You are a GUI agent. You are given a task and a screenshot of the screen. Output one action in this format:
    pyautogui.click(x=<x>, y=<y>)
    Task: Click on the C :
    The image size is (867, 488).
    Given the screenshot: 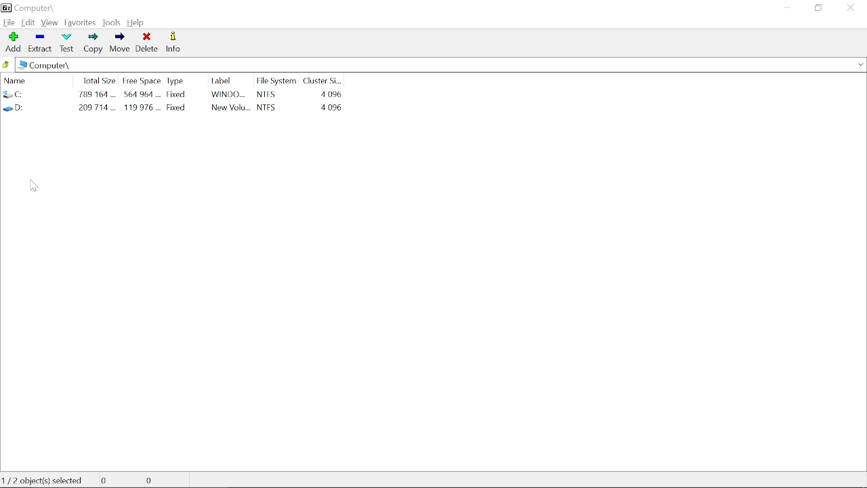 What is the action you would take?
    pyautogui.click(x=37, y=95)
    